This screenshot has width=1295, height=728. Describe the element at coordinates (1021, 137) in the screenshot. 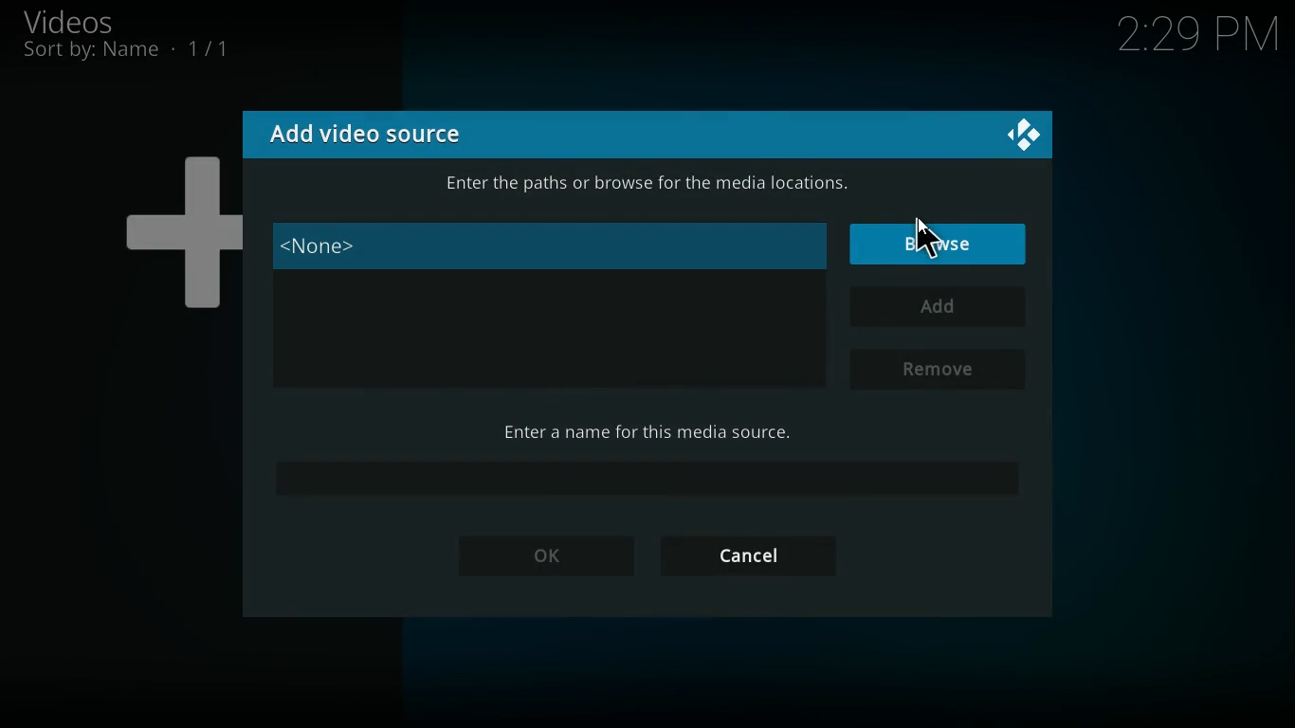

I see `kodi logo` at that location.